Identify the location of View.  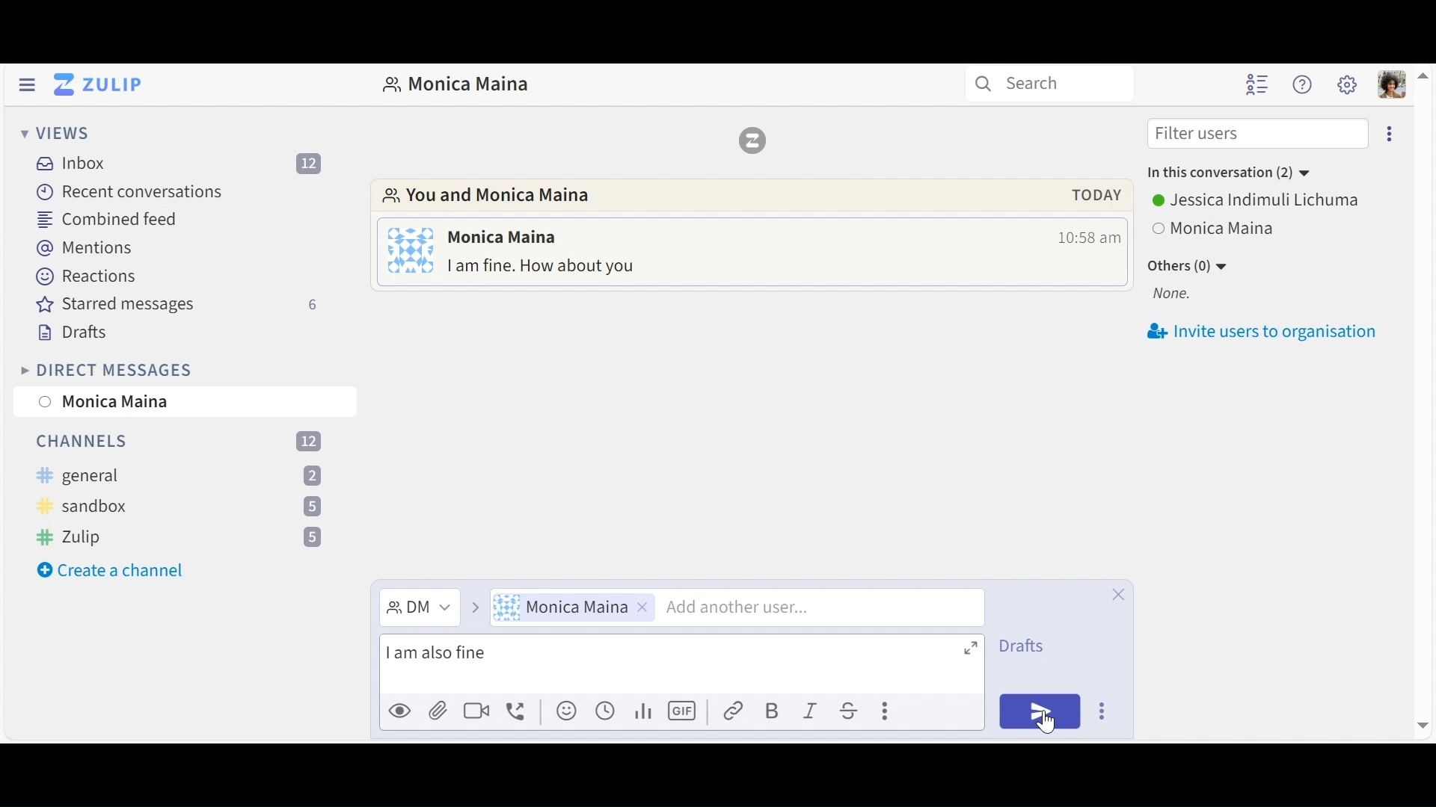
(52, 132).